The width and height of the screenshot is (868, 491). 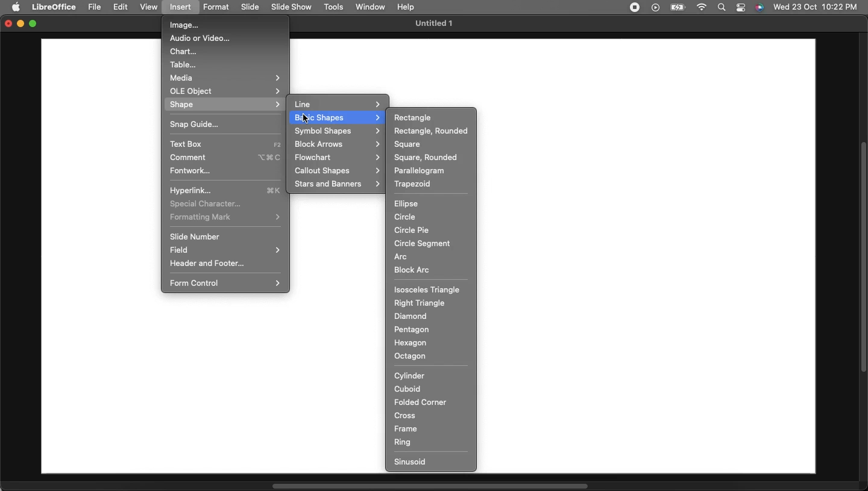 What do you see at coordinates (371, 7) in the screenshot?
I see `Window` at bounding box center [371, 7].